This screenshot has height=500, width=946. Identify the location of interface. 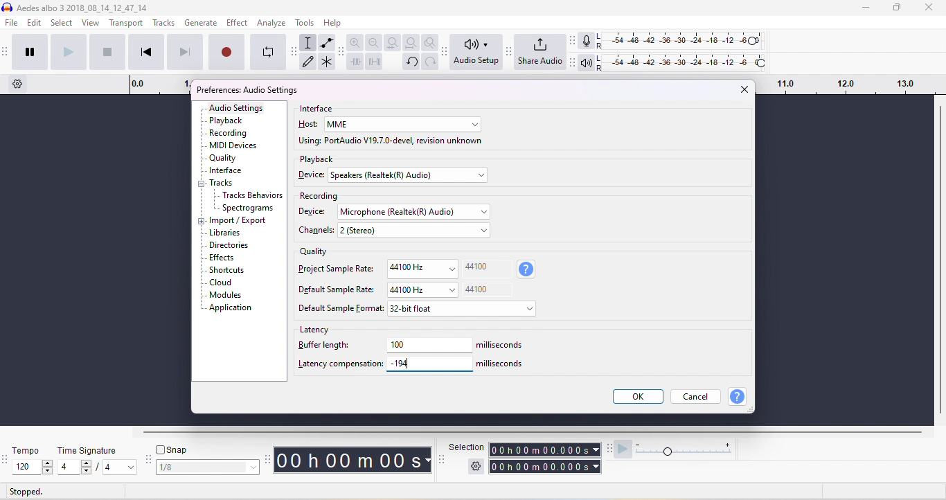
(318, 109).